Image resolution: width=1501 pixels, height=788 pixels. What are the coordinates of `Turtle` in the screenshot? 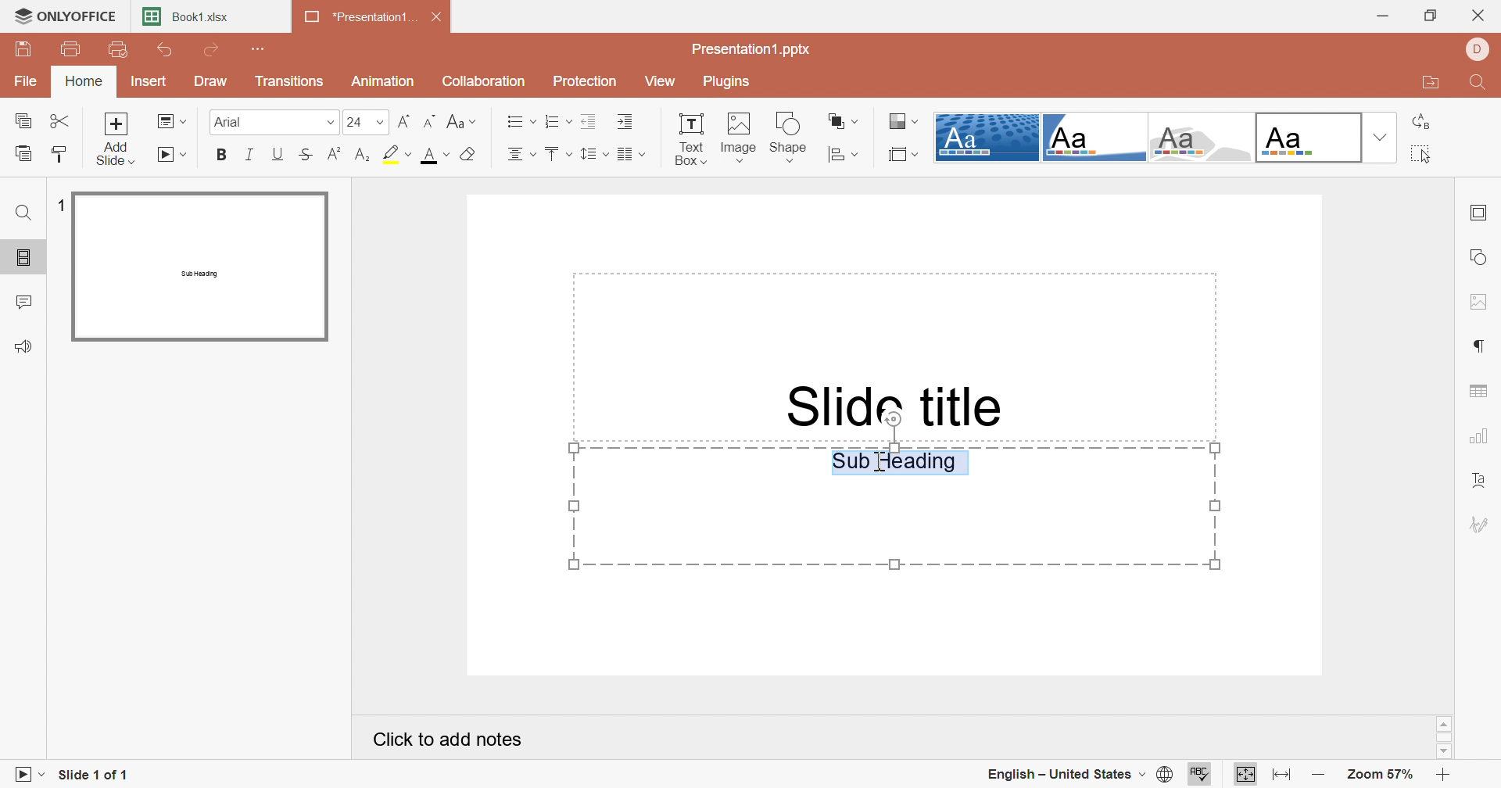 It's located at (1094, 136).